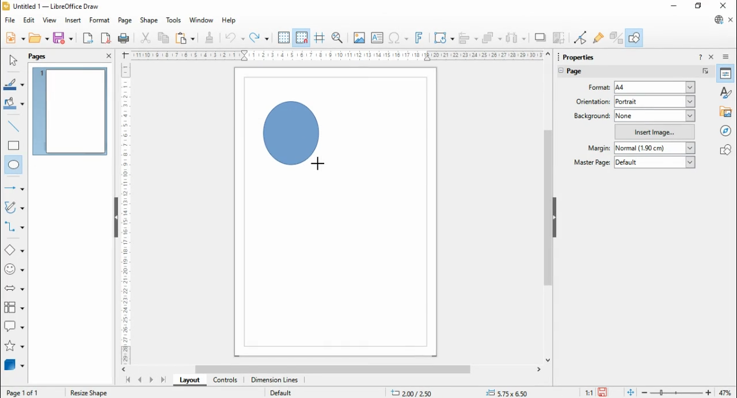  What do you see at coordinates (582, 37) in the screenshot?
I see `toggle point edit mode` at bounding box center [582, 37].